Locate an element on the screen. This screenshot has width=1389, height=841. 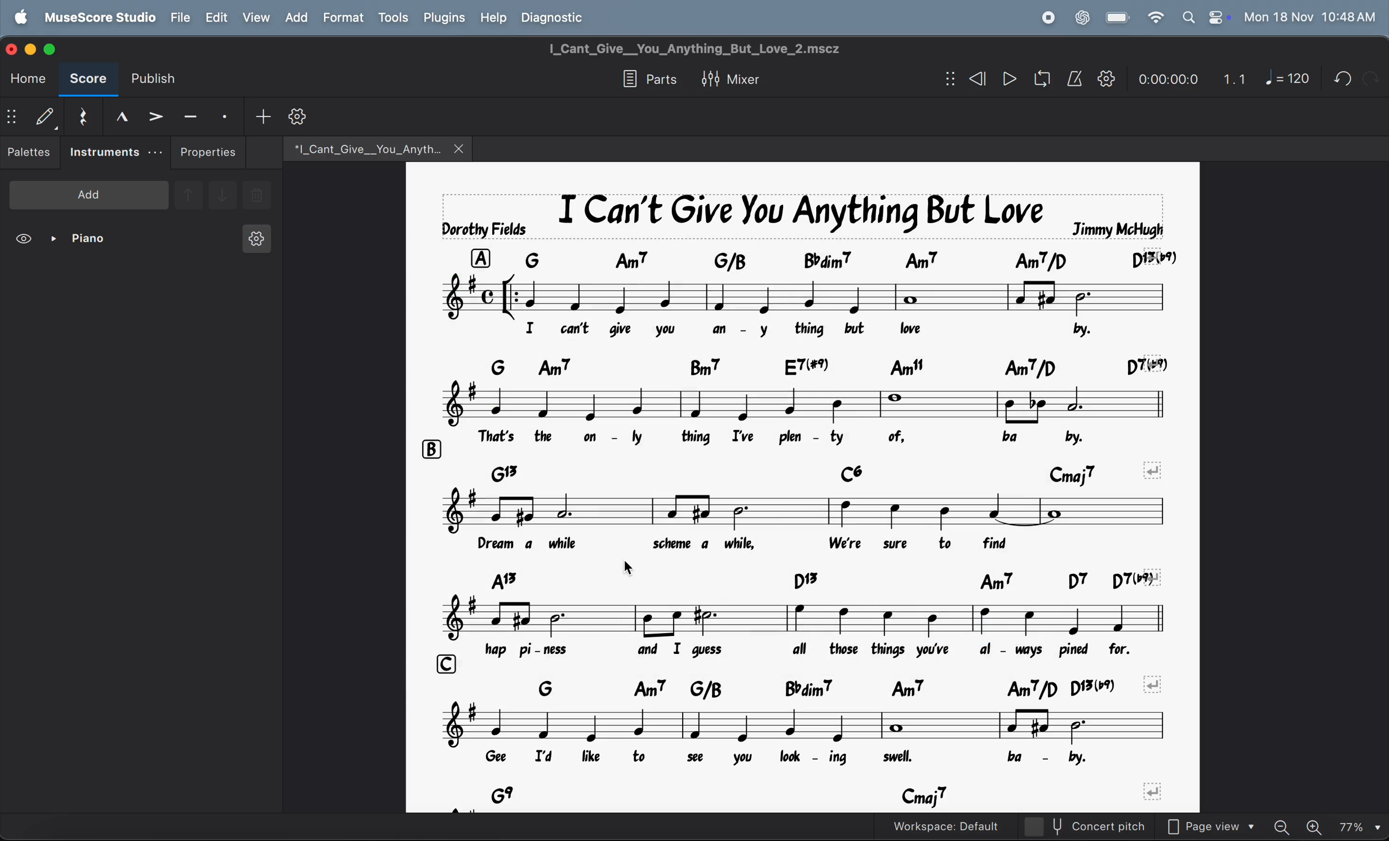
tools is located at coordinates (393, 19).